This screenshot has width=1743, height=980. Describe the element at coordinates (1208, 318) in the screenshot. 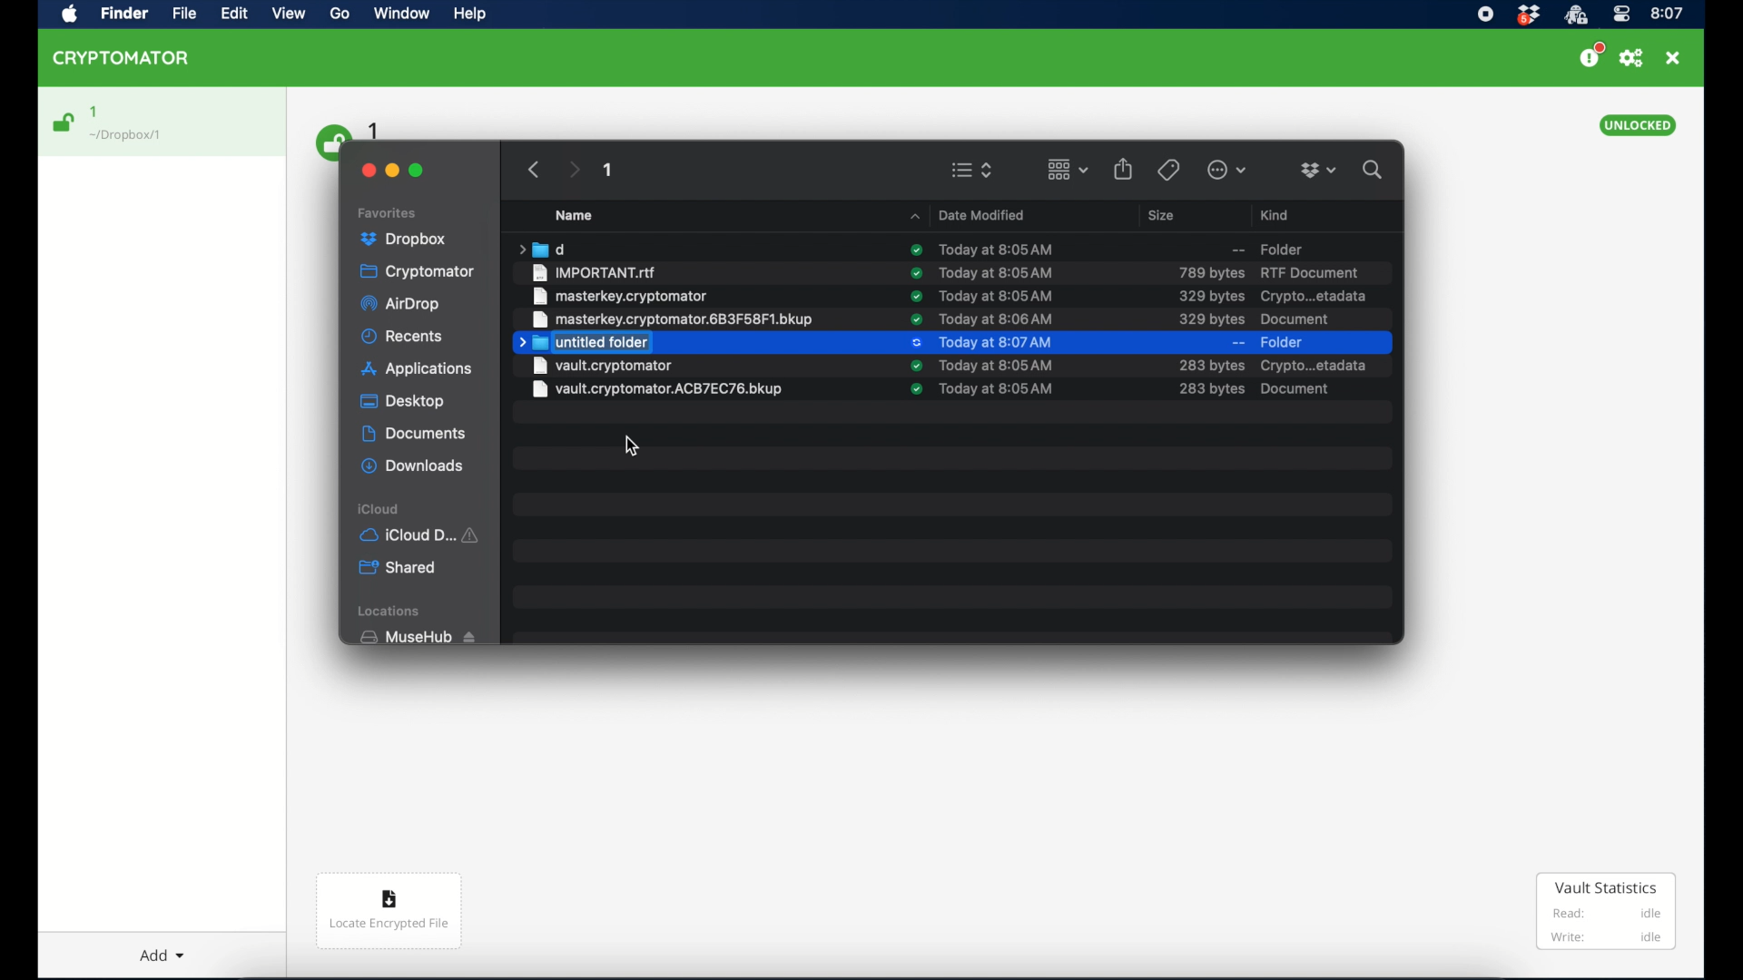

I see `size` at that location.